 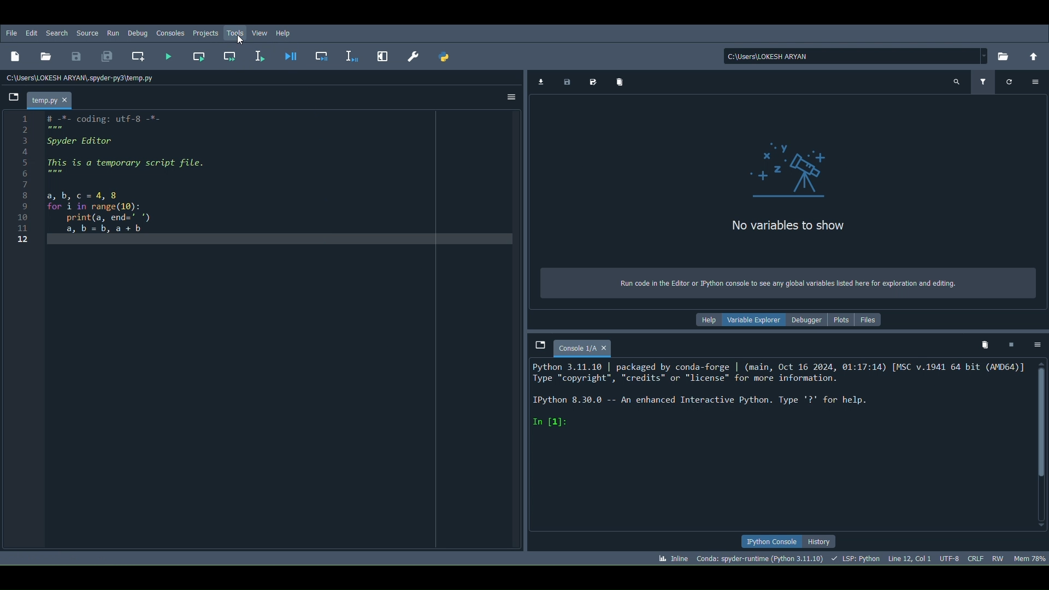 I want to click on Debug selection or current line, so click(x=352, y=55).